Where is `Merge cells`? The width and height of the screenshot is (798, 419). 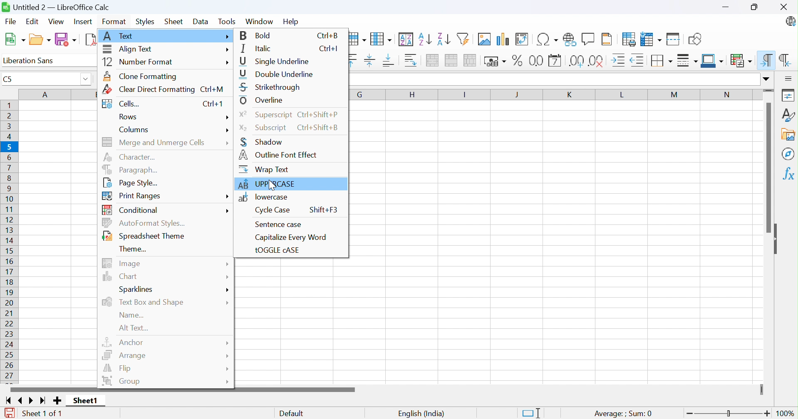 Merge cells is located at coordinates (451, 61).